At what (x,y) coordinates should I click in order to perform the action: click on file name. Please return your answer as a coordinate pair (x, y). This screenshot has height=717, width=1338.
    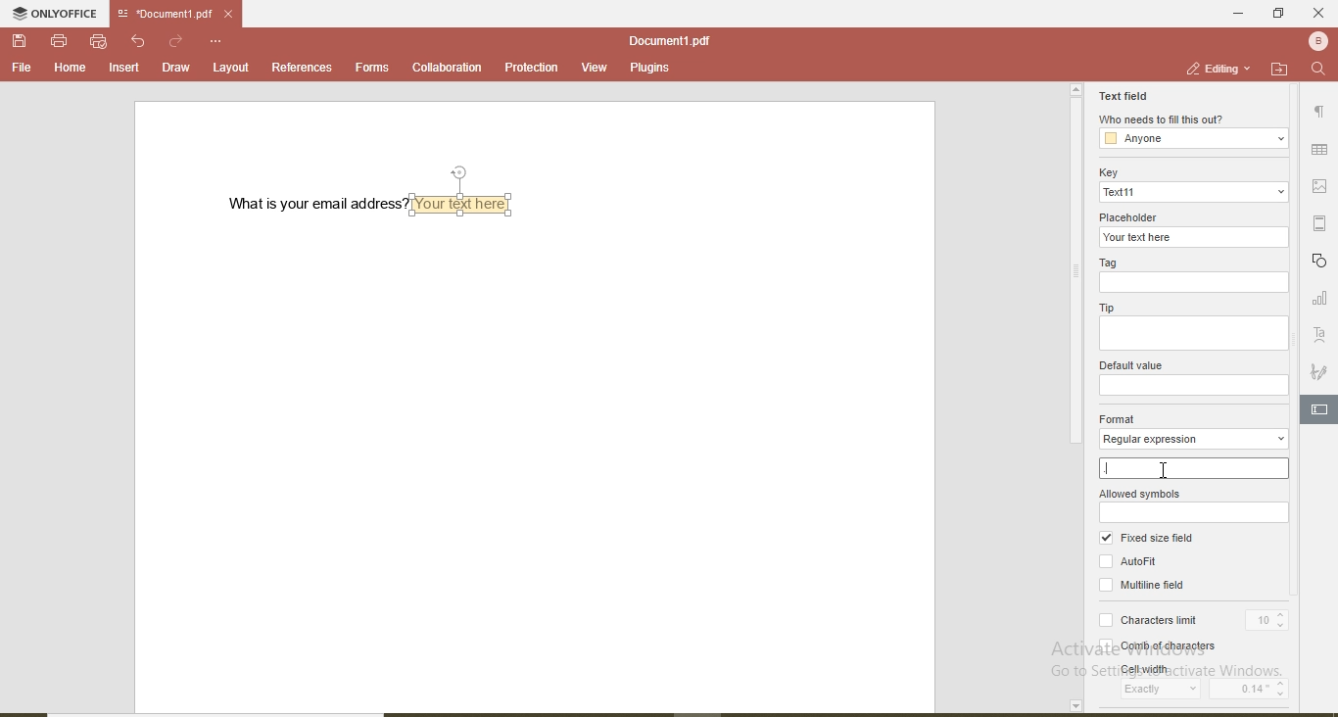
    Looking at the image, I should click on (161, 15).